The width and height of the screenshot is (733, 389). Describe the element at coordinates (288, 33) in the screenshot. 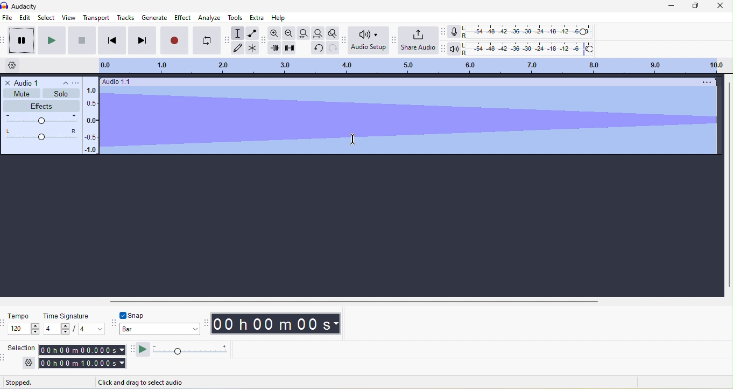

I see `zoom out` at that location.